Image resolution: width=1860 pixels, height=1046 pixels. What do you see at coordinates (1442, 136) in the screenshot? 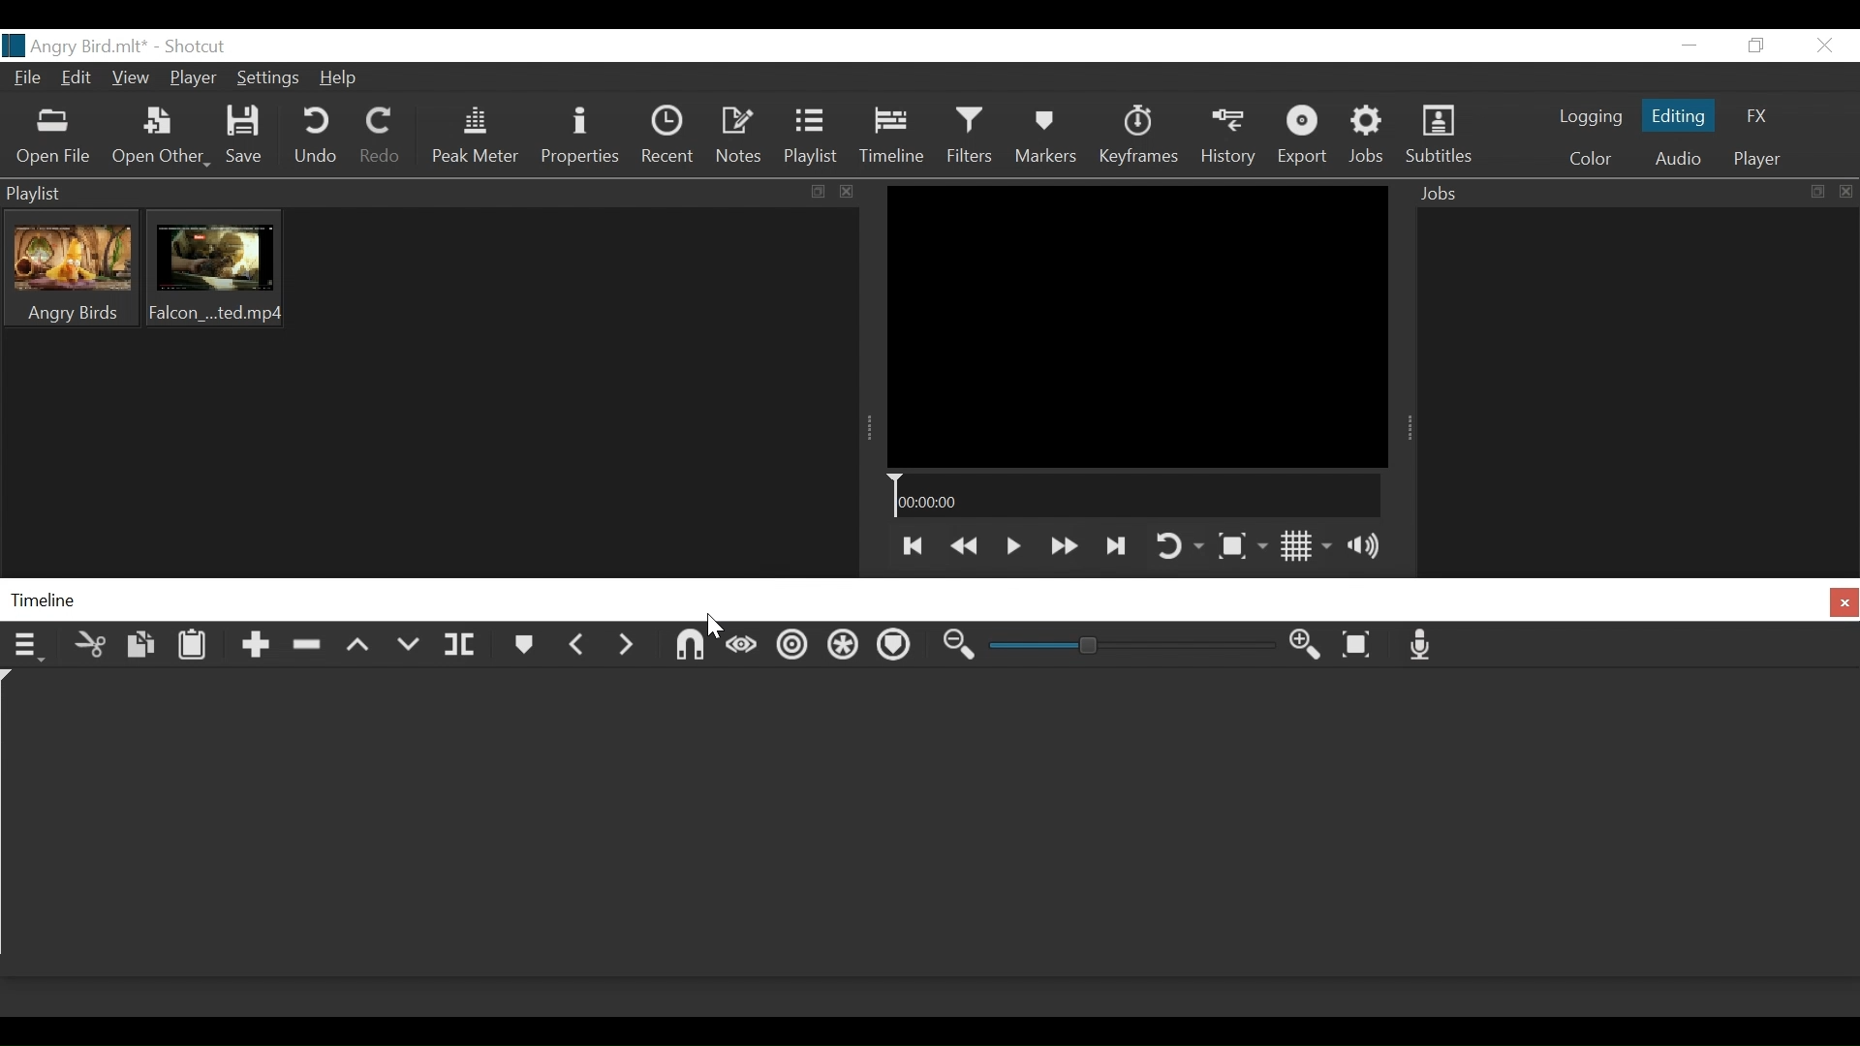
I see `Subtitles` at bounding box center [1442, 136].